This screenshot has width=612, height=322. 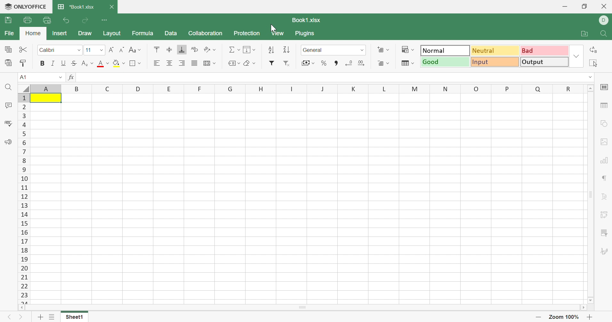 I want to click on Previous, so click(x=11, y=317).